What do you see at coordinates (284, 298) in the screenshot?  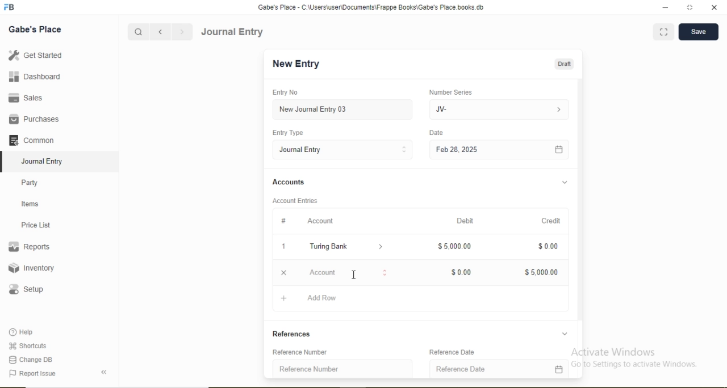 I see `Add` at bounding box center [284, 298].